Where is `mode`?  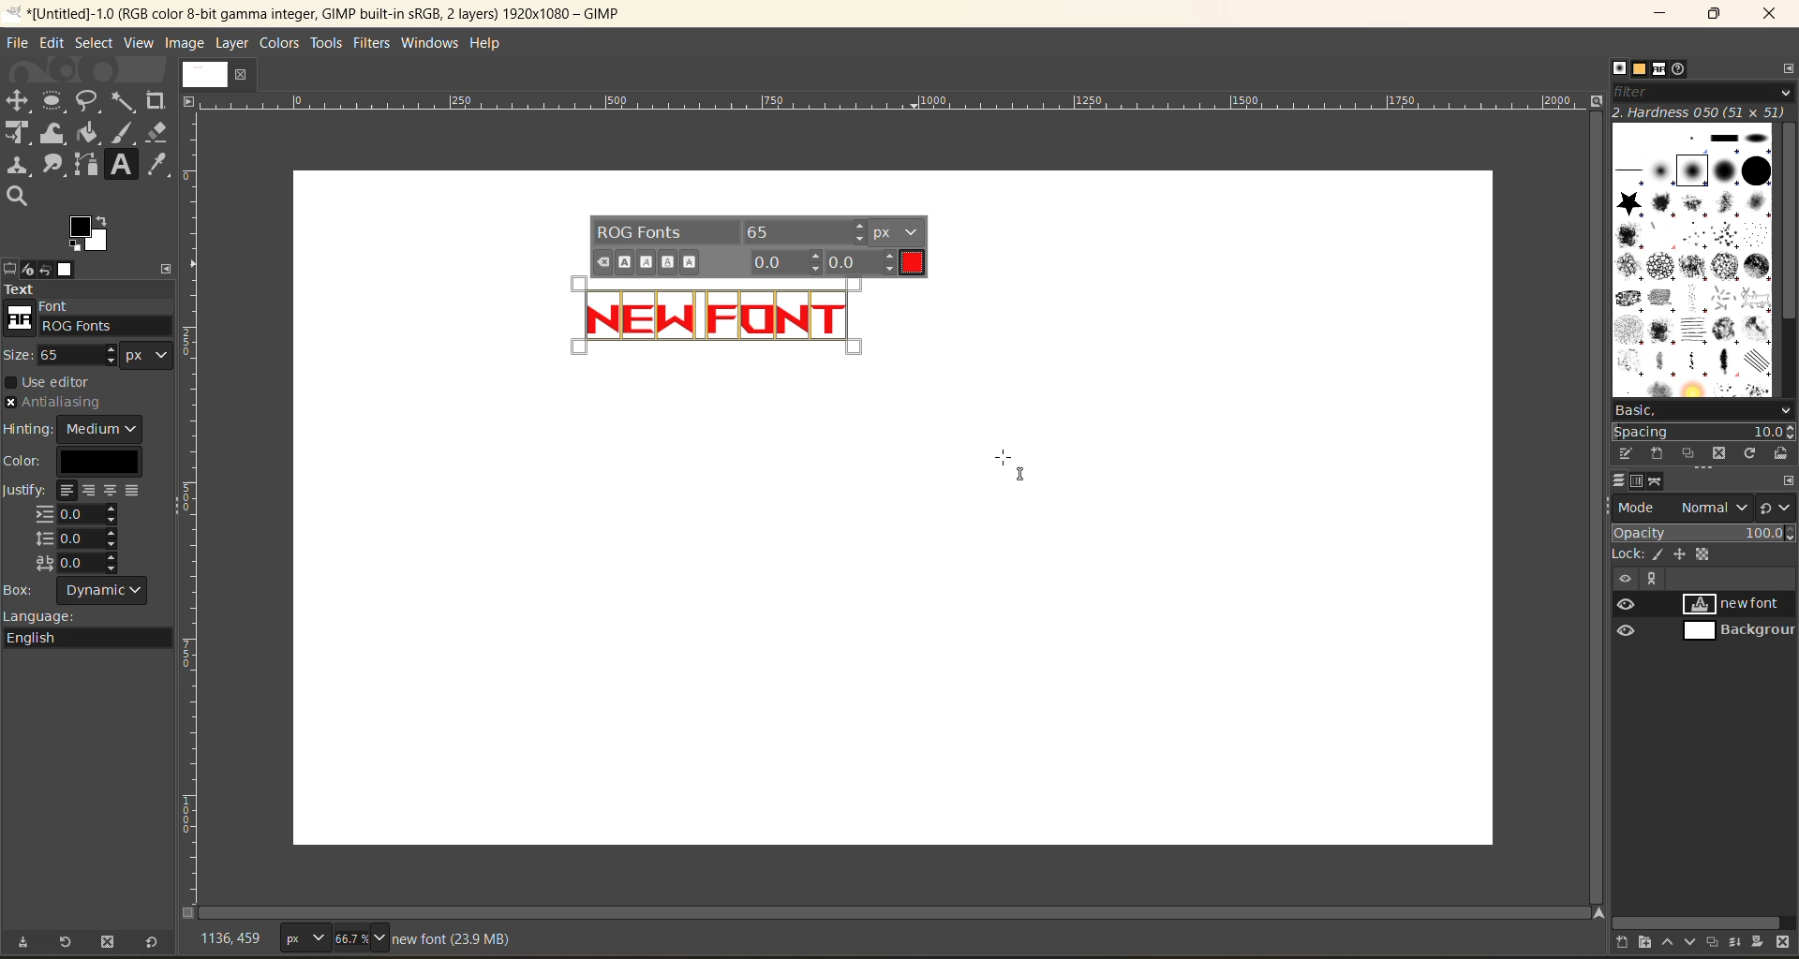 mode is located at coordinates (1684, 507).